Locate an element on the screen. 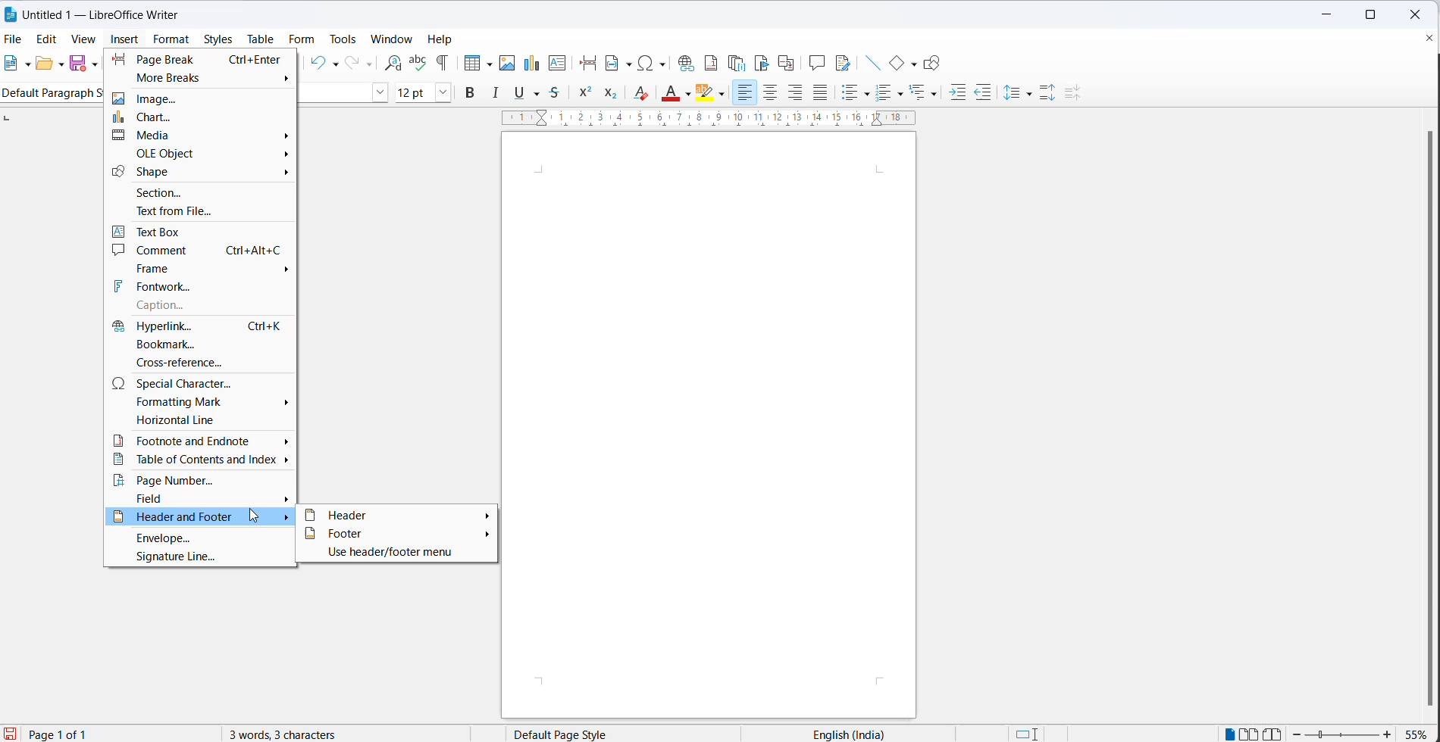  more breaks is located at coordinates (200, 77).